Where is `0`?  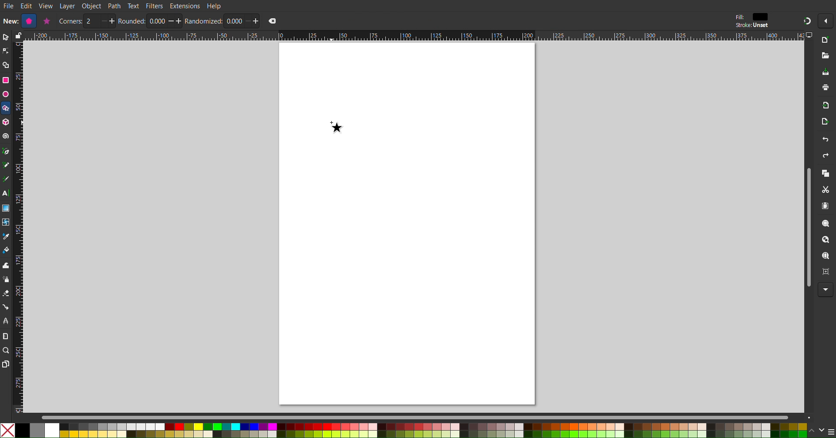 0 is located at coordinates (157, 21).